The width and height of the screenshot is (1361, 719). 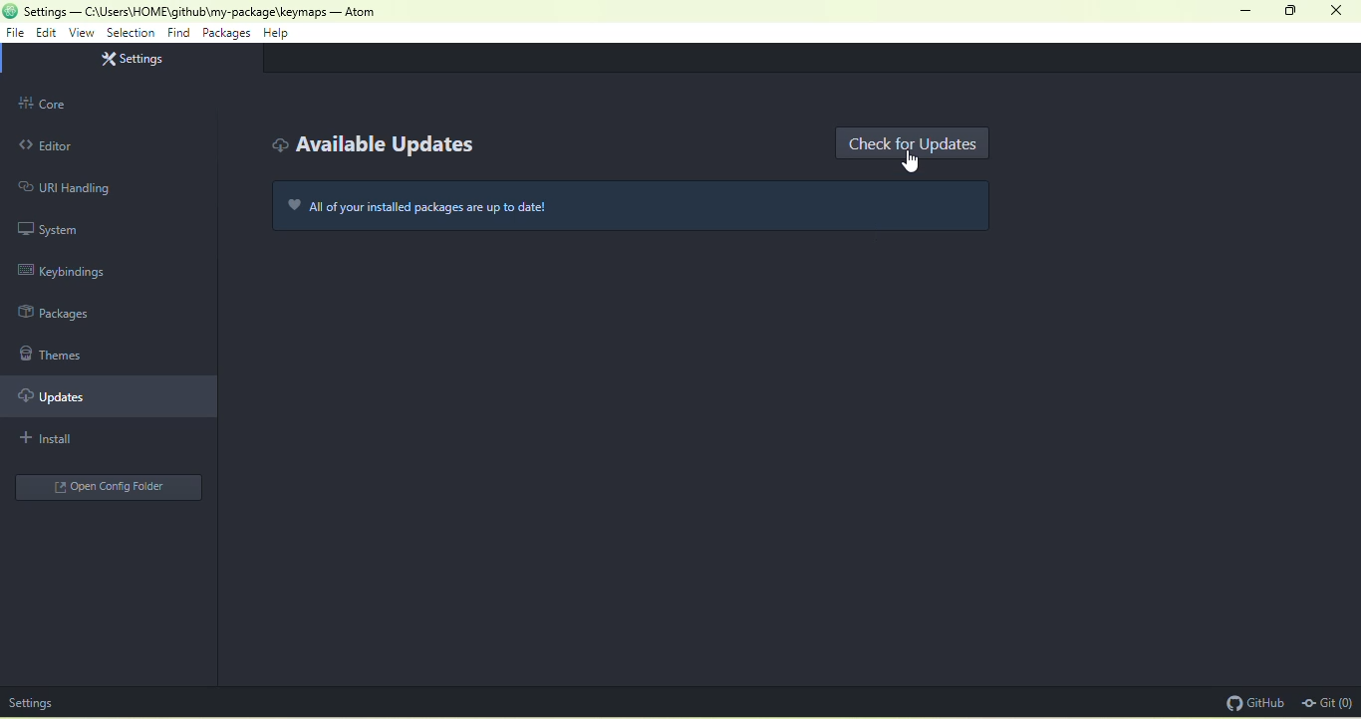 I want to click on text on previous update, so click(x=640, y=211).